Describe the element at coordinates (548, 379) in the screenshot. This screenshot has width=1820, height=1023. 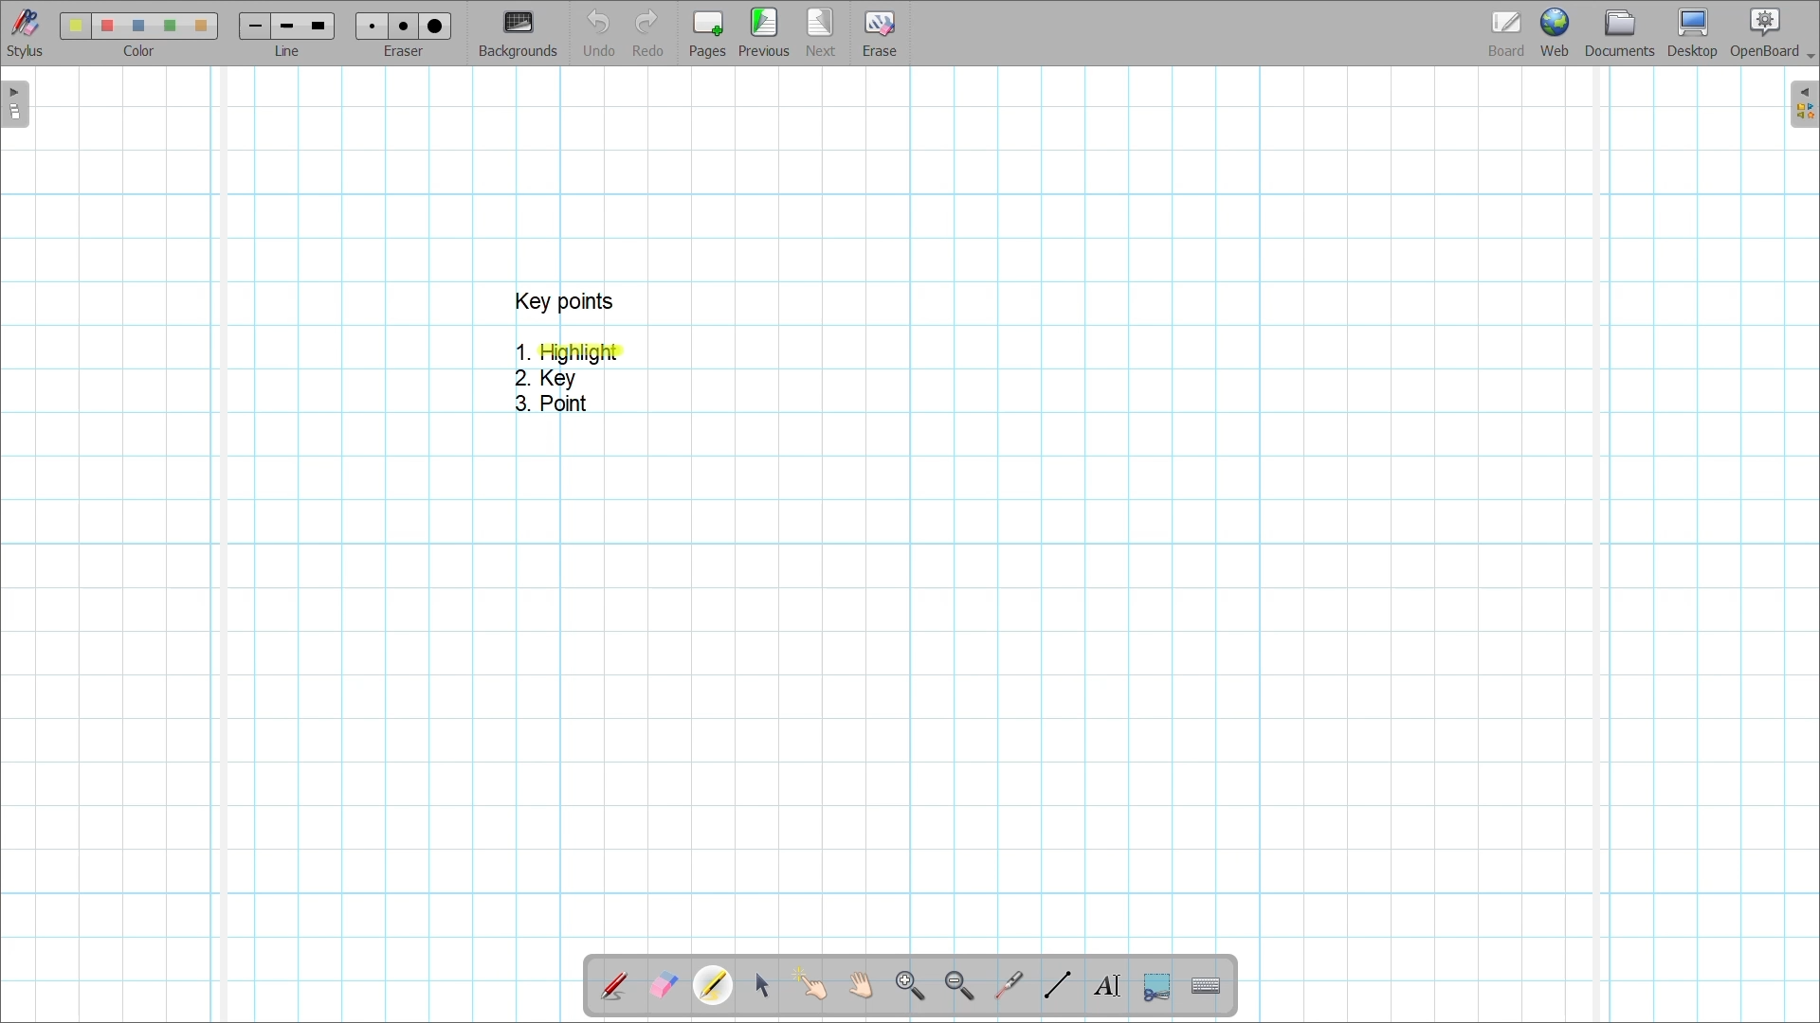
I see `2. Key` at that location.